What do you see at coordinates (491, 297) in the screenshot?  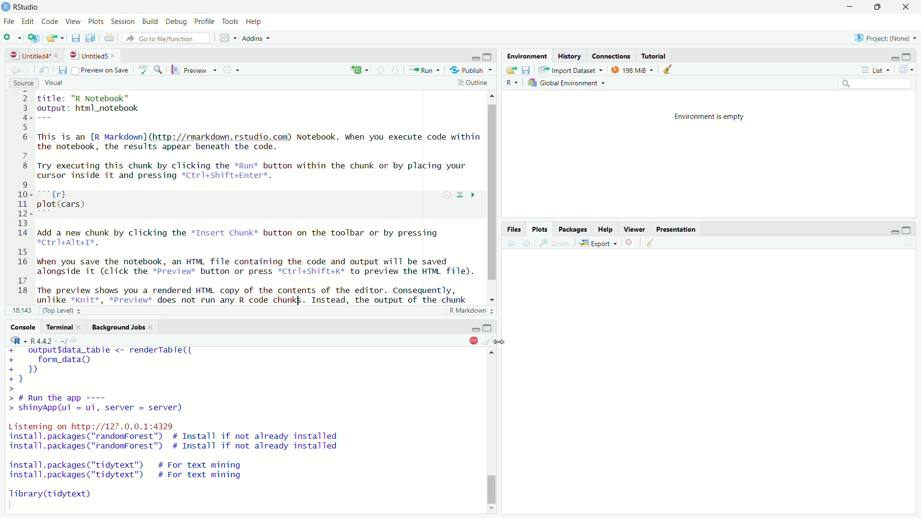 I see `scrollbar down` at bounding box center [491, 297].